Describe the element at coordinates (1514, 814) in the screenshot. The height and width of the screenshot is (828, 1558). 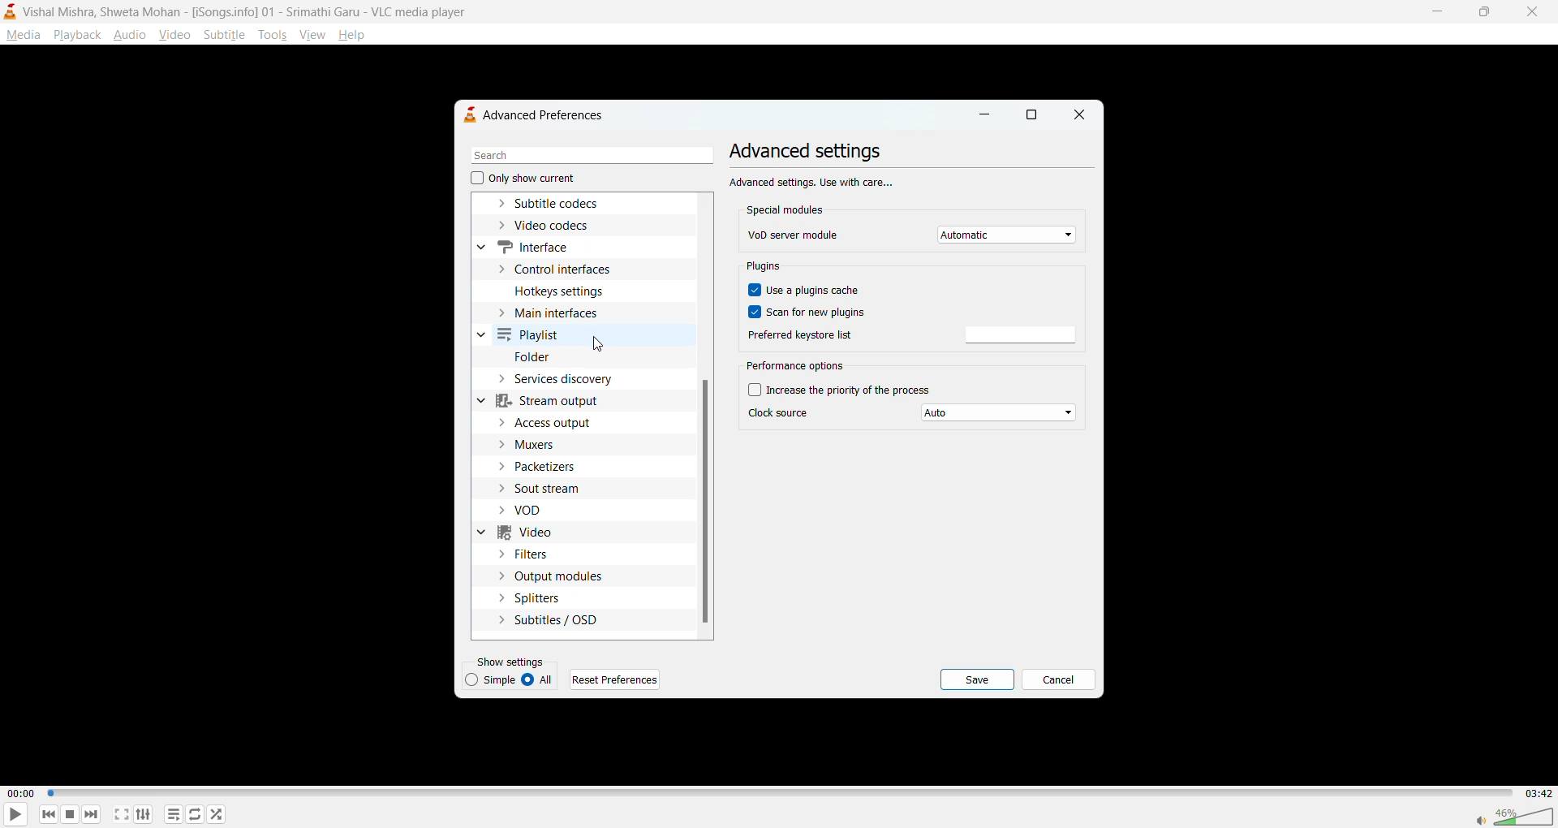
I see `volume` at that location.